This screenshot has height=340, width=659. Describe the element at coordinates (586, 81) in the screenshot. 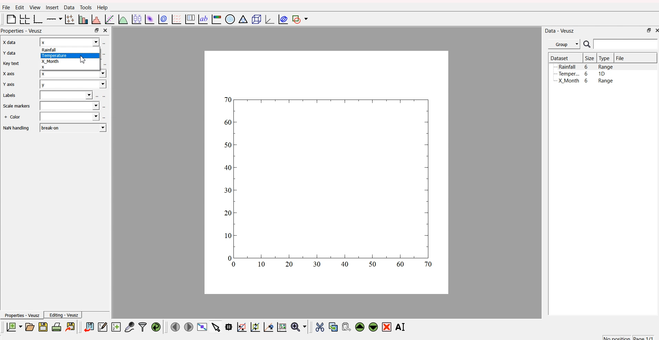

I see `X Month 6 Range` at that location.